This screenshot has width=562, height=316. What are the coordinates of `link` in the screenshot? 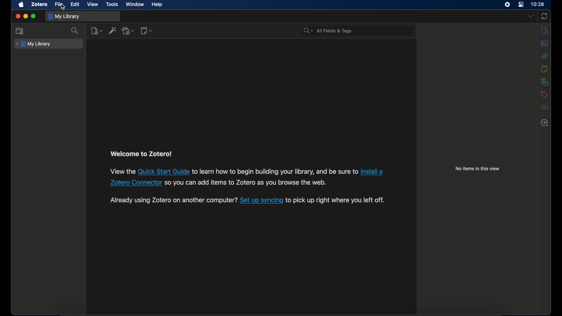 It's located at (165, 171).